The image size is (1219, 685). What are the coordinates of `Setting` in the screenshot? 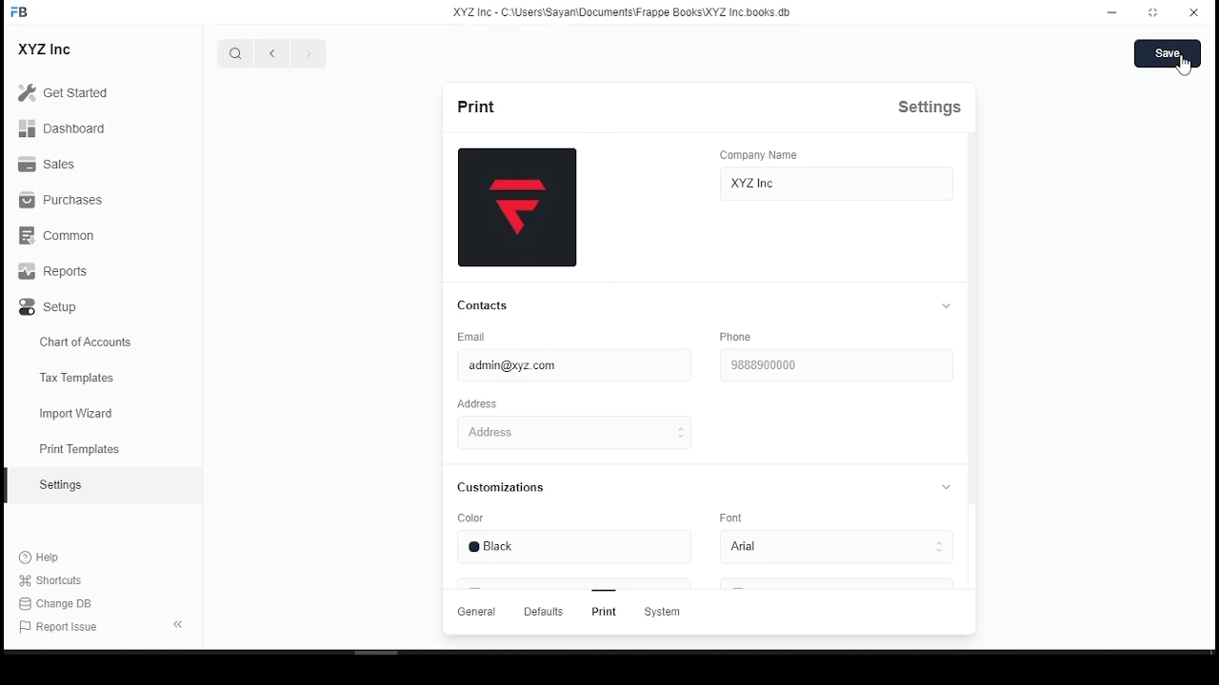 It's located at (60, 484).